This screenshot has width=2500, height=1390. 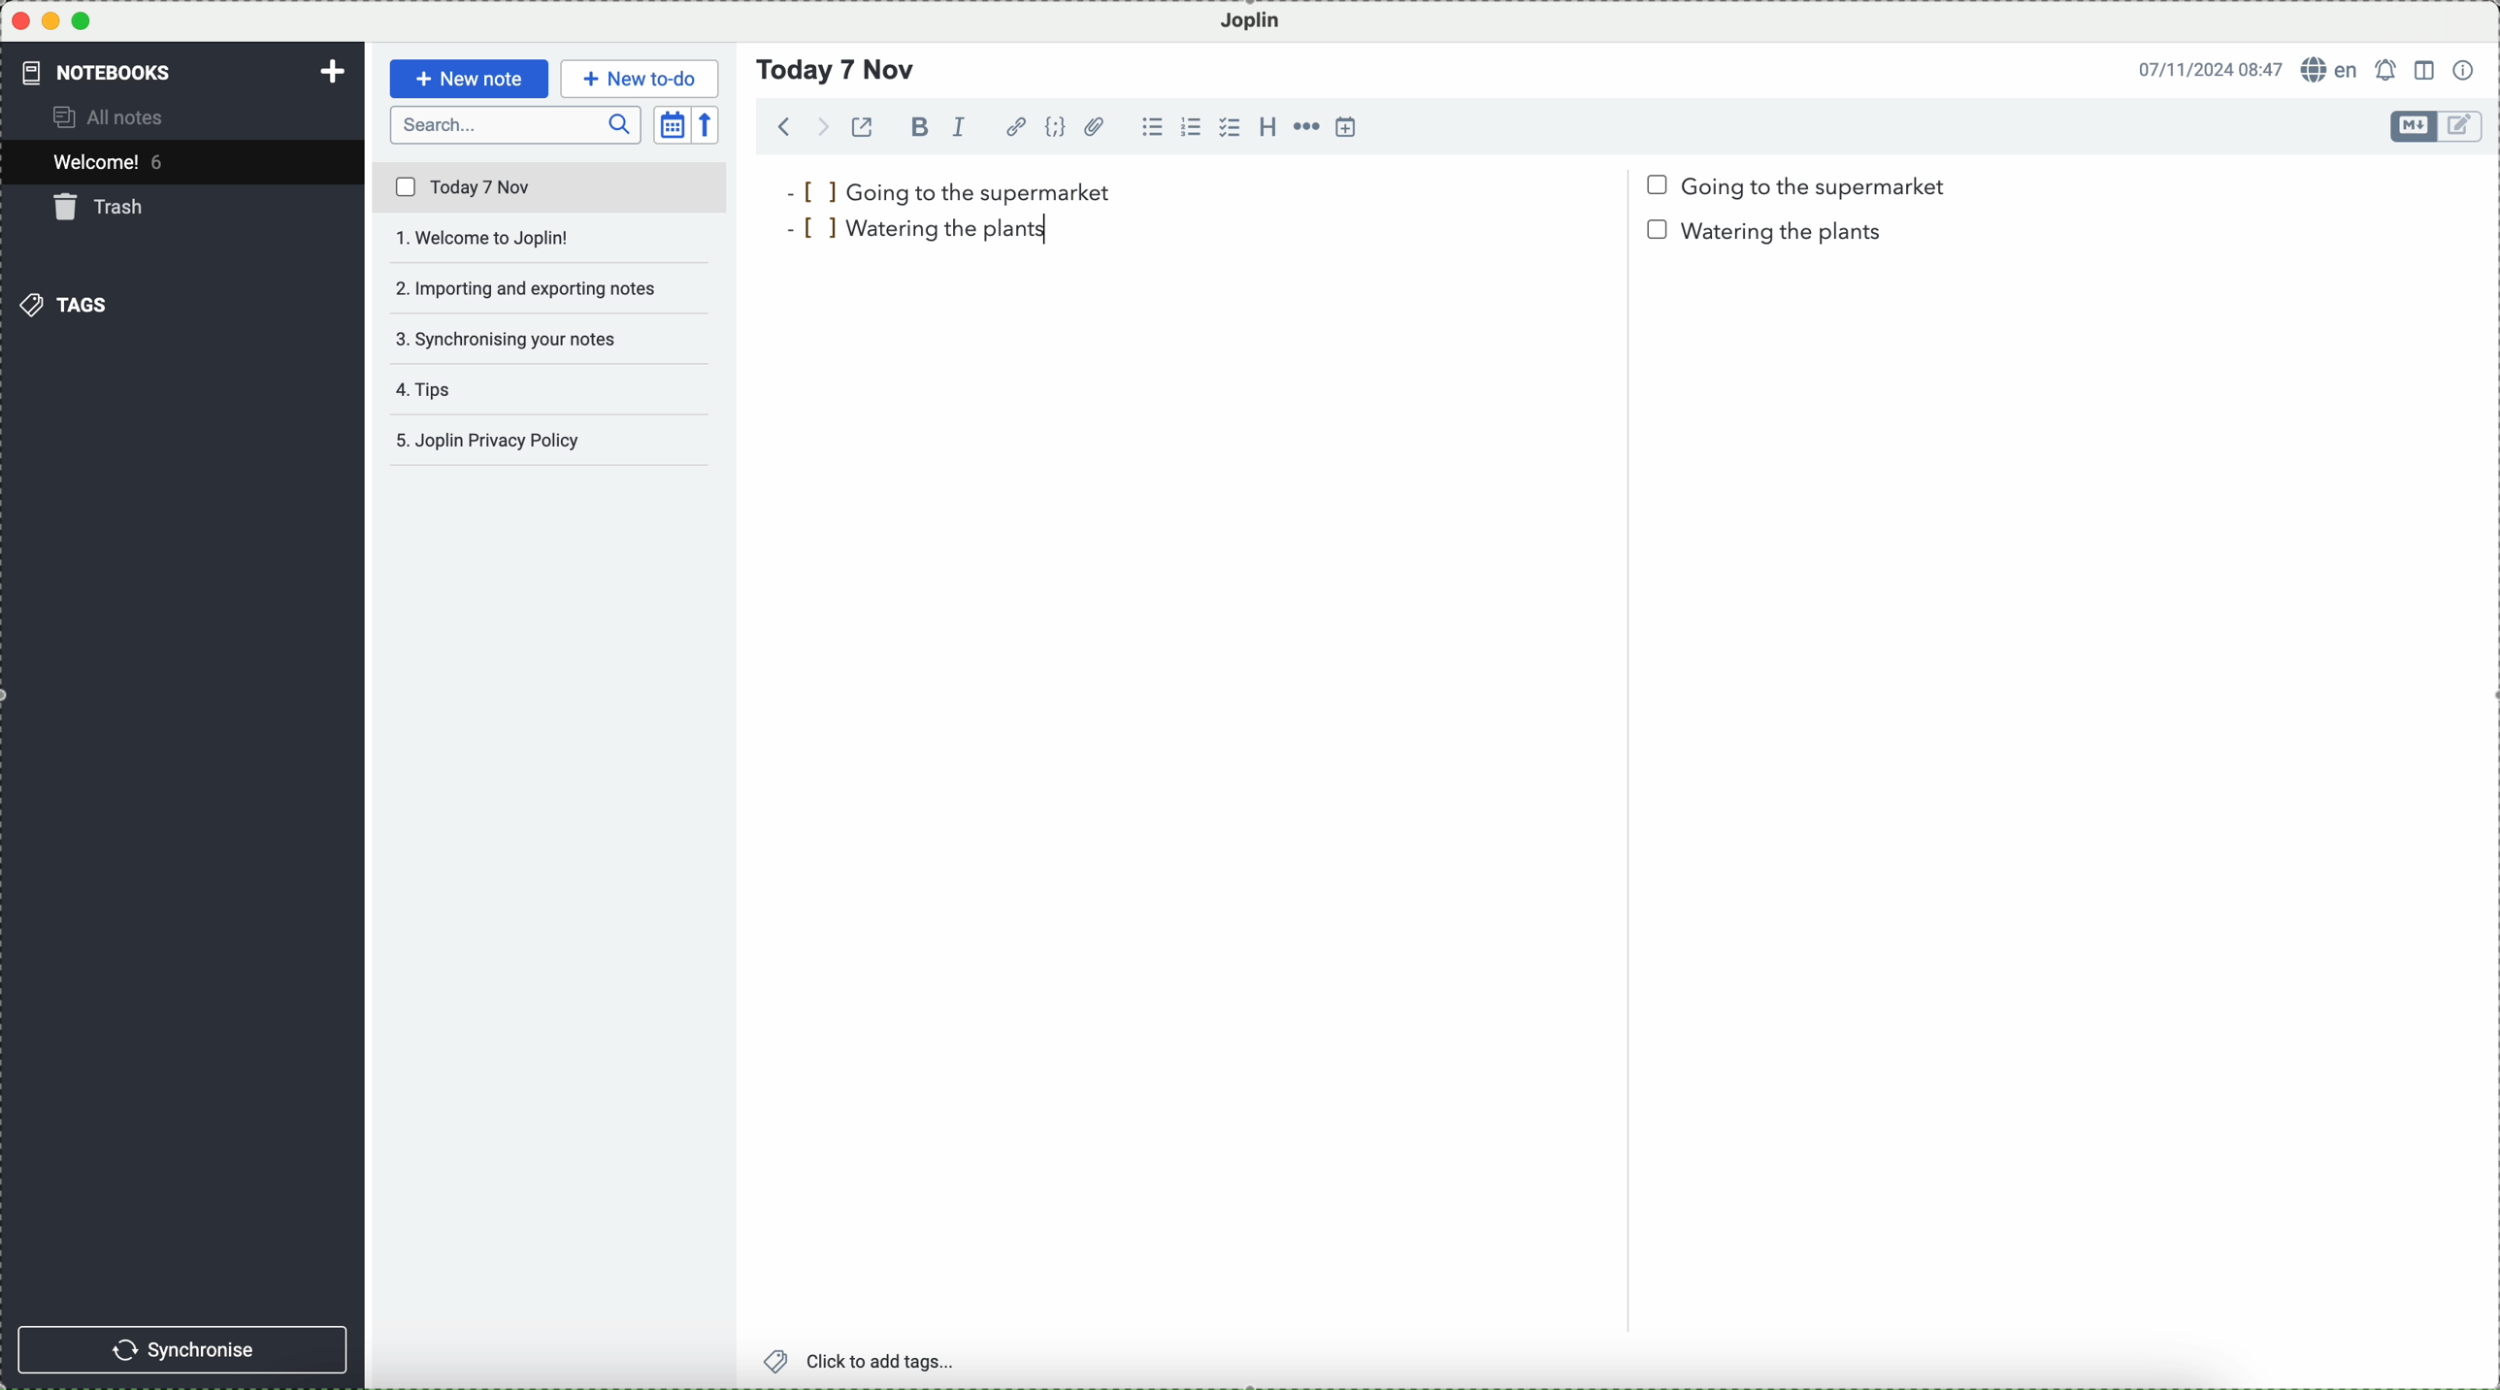 What do you see at coordinates (82, 20) in the screenshot?
I see `maximize` at bounding box center [82, 20].